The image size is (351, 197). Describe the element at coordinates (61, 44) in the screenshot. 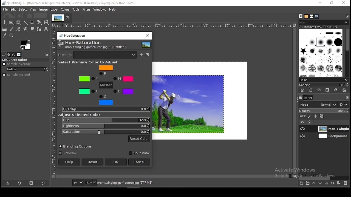

I see `logo` at that location.